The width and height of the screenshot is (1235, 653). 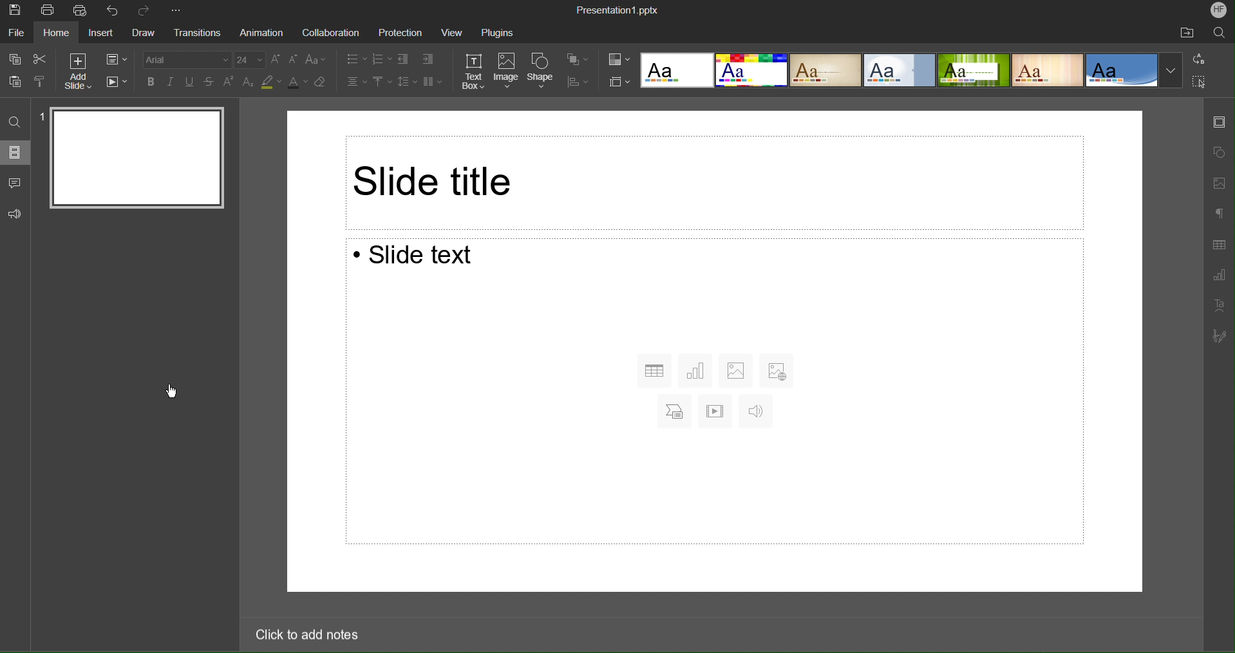 I want to click on Plugins, so click(x=496, y=32).